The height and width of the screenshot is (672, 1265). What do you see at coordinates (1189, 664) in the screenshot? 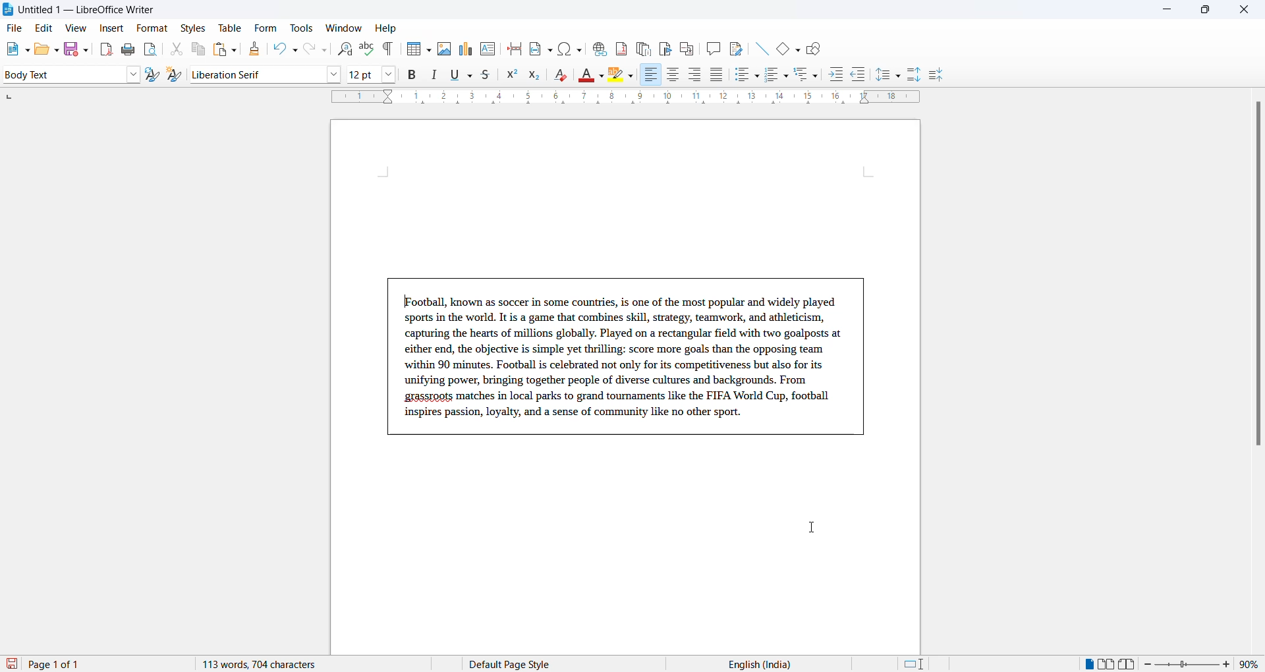
I see `zoom slider` at bounding box center [1189, 664].